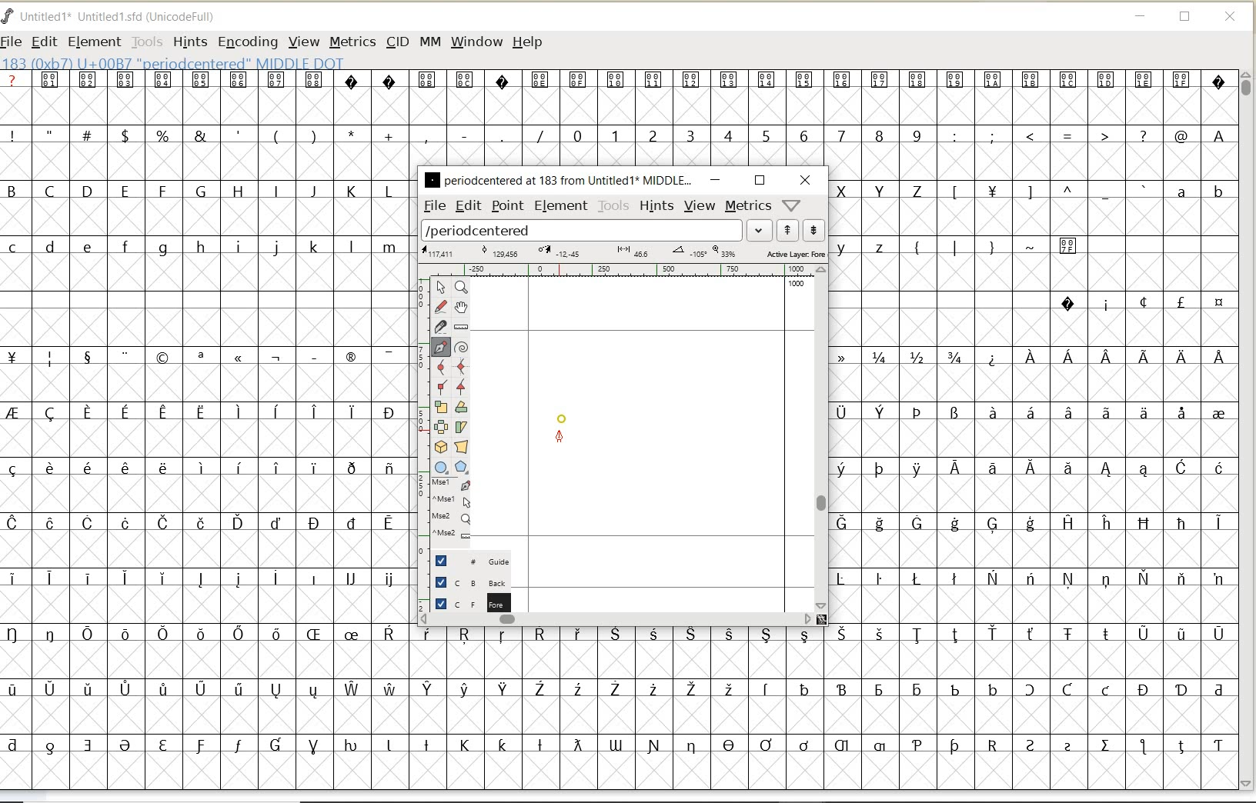 This screenshot has height=803, width=1256. Describe the element at coordinates (460, 307) in the screenshot. I see `scroll by hand` at that location.